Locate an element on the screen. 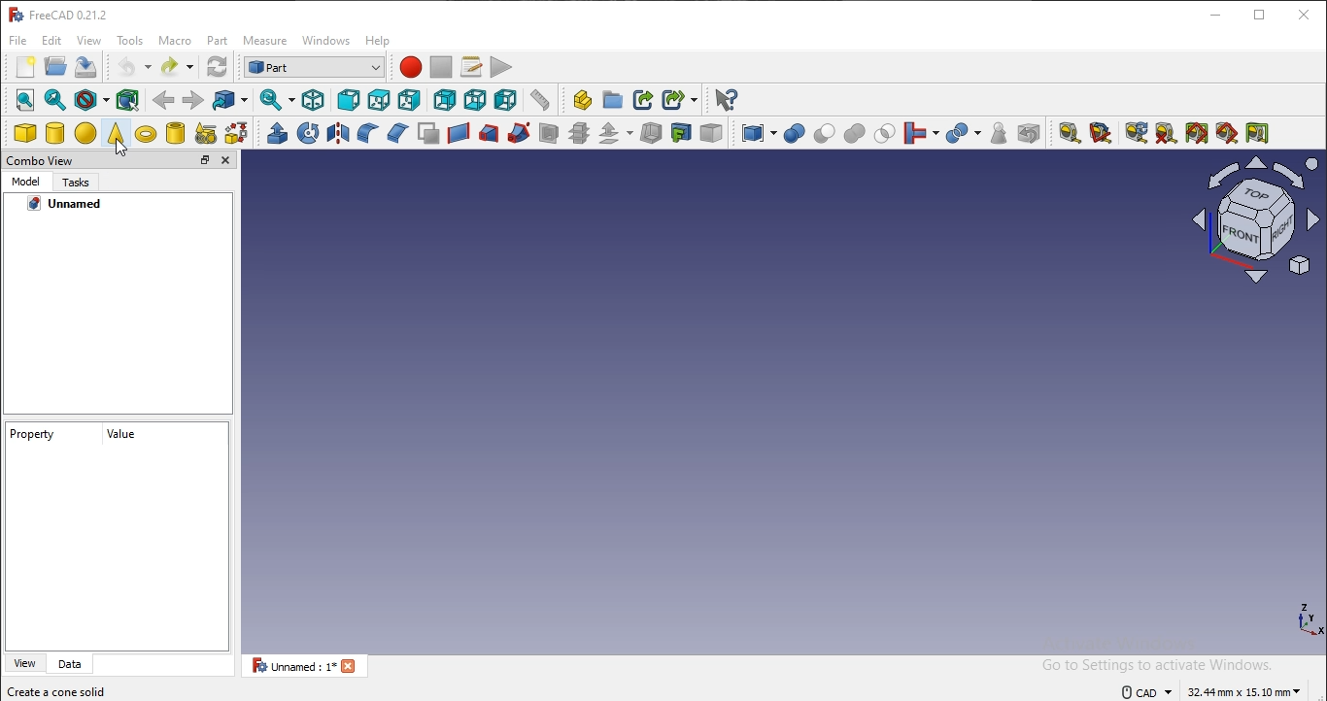 The image size is (1327, 701). clear all is located at coordinates (1164, 135).